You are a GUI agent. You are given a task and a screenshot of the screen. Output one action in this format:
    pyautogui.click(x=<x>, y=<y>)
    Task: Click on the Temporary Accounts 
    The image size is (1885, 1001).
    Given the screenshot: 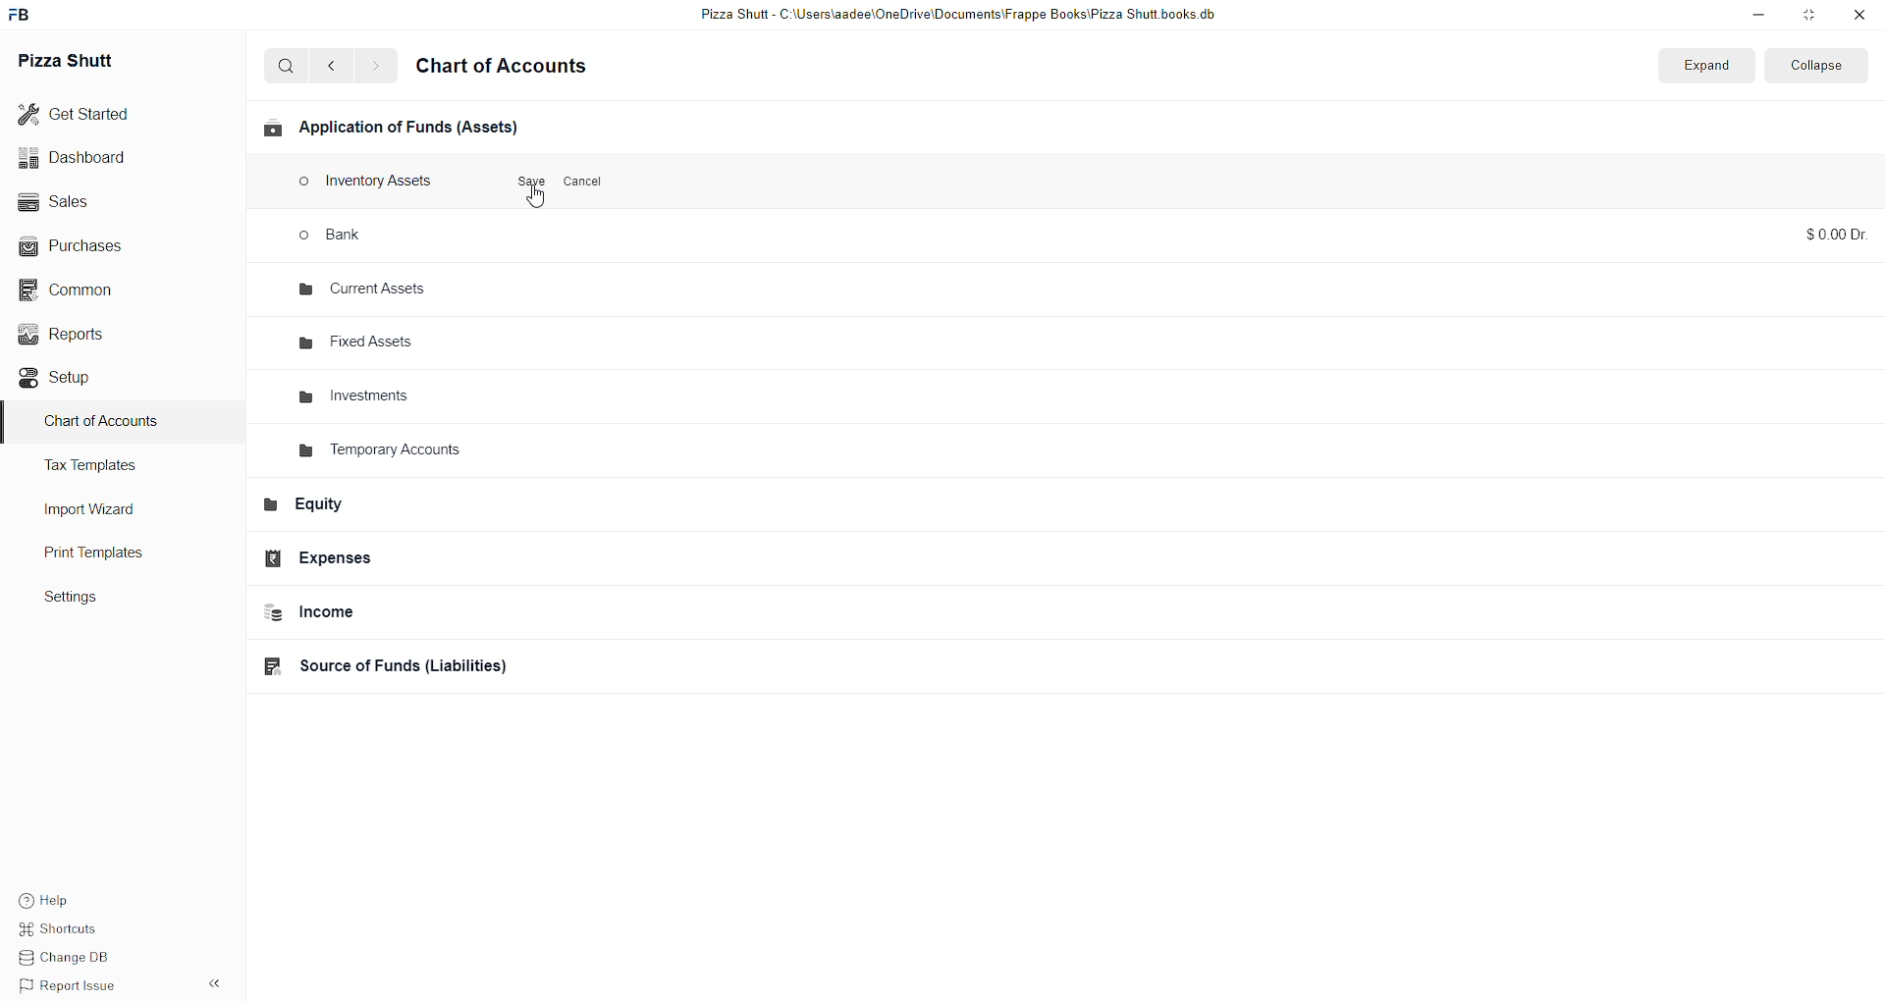 What is the action you would take?
    pyautogui.click(x=386, y=453)
    